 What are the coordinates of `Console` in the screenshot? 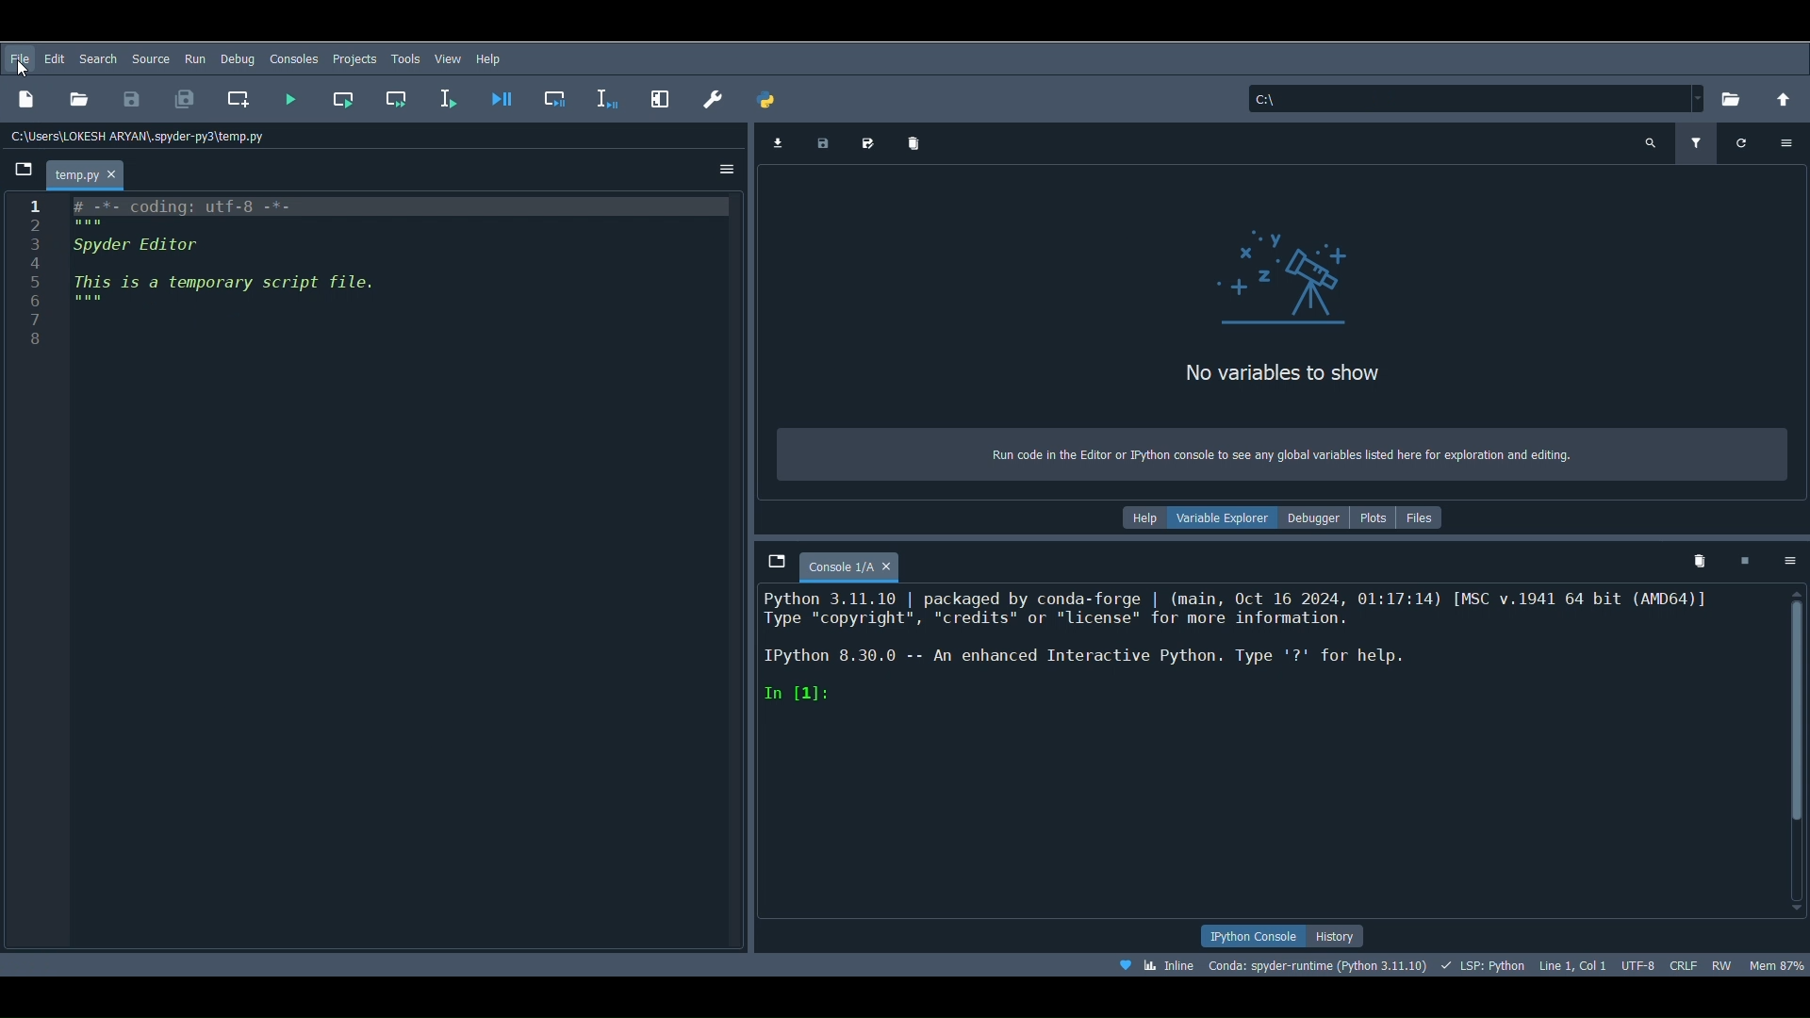 It's located at (1268, 749).